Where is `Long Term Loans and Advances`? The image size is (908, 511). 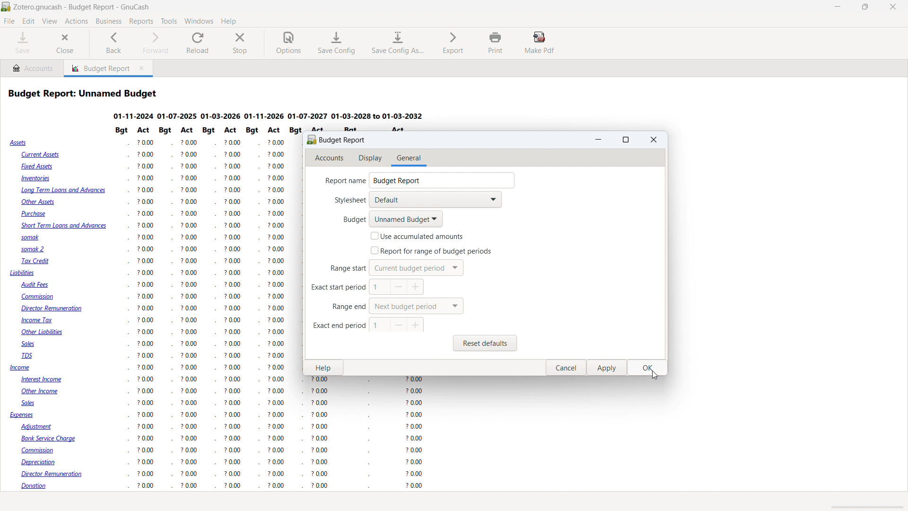 Long Term Loans and Advances is located at coordinates (63, 192).